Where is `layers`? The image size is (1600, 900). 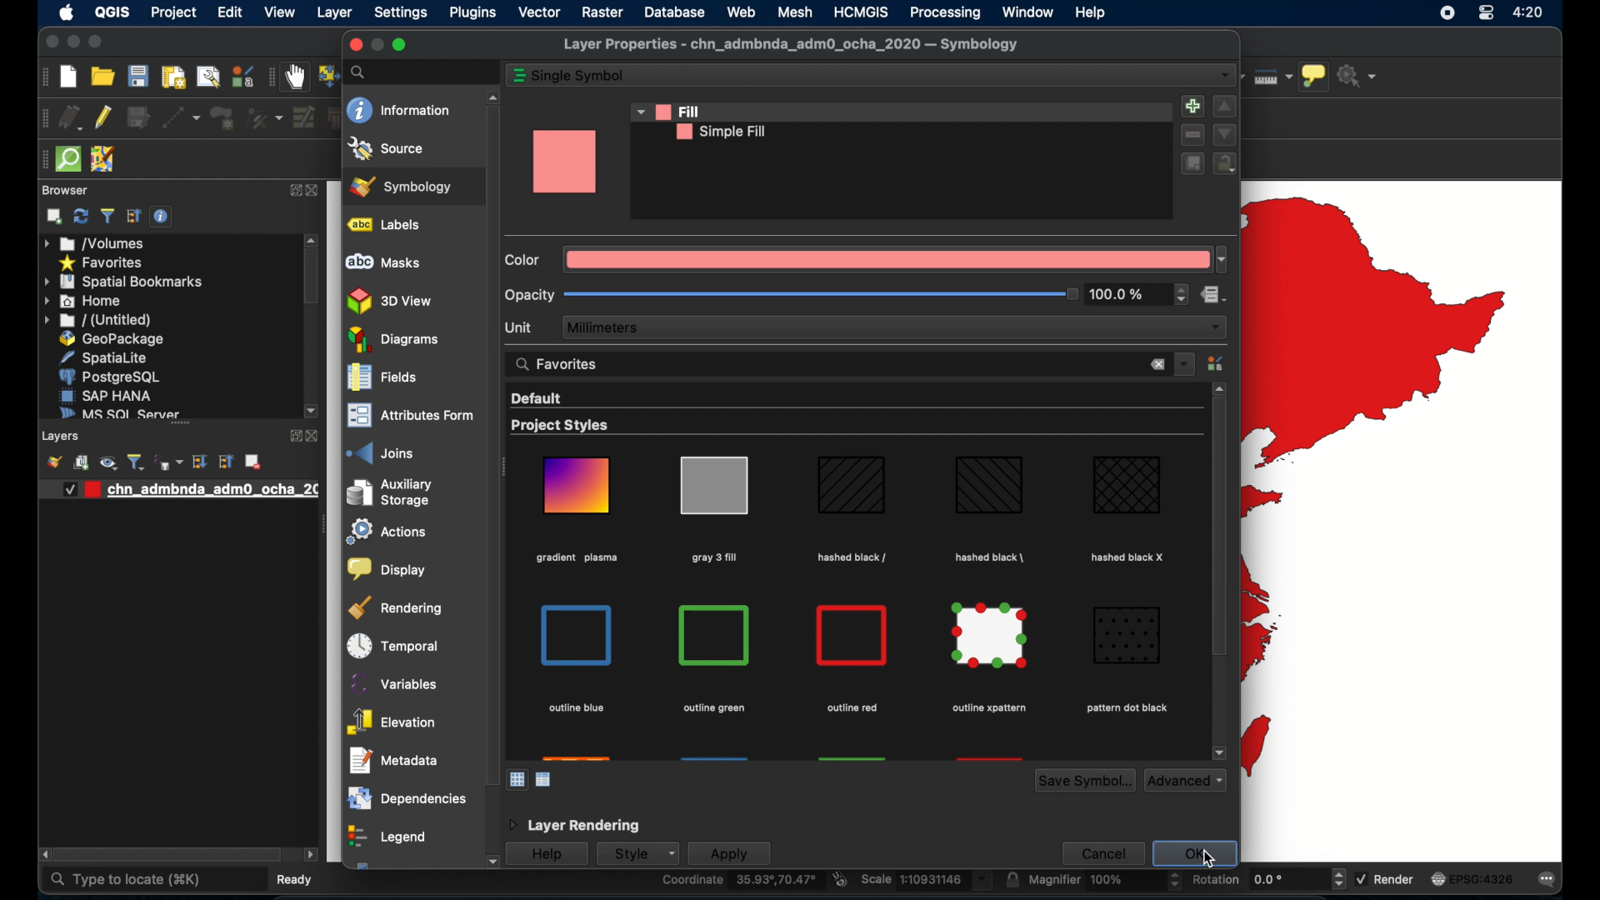 layers is located at coordinates (180, 427).